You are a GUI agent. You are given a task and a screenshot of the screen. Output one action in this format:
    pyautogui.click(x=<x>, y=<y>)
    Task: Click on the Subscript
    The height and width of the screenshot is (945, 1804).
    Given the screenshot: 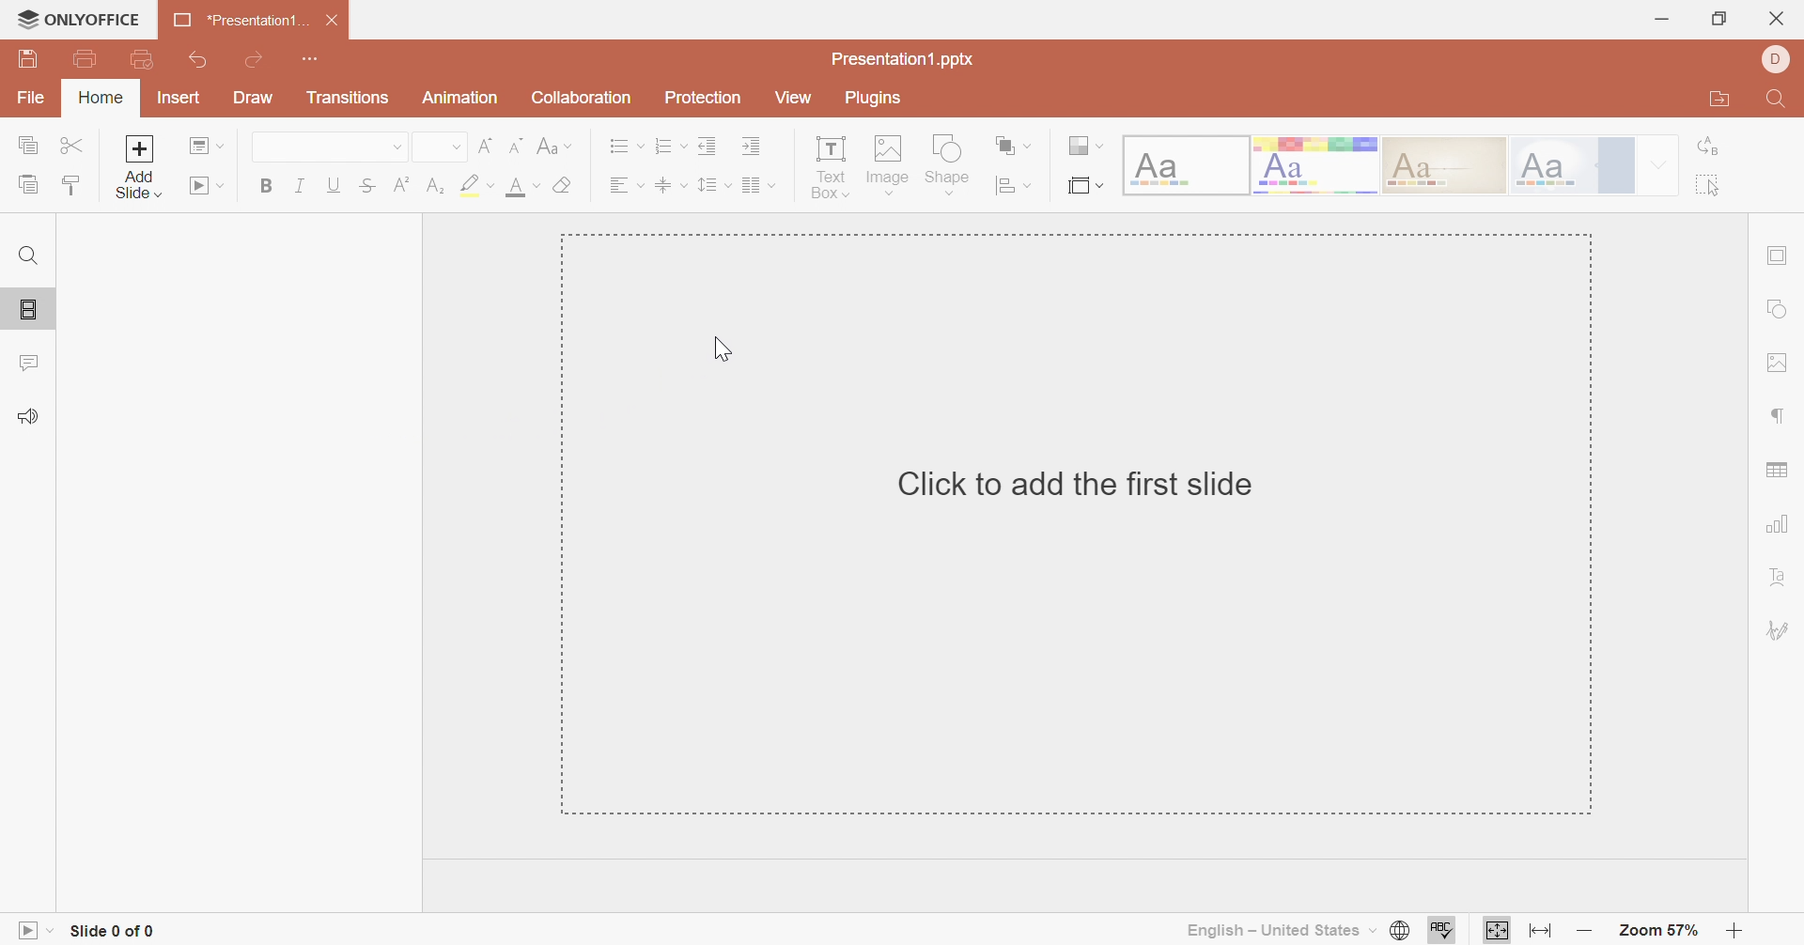 What is the action you would take?
    pyautogui.click(x=437, y=185)
    